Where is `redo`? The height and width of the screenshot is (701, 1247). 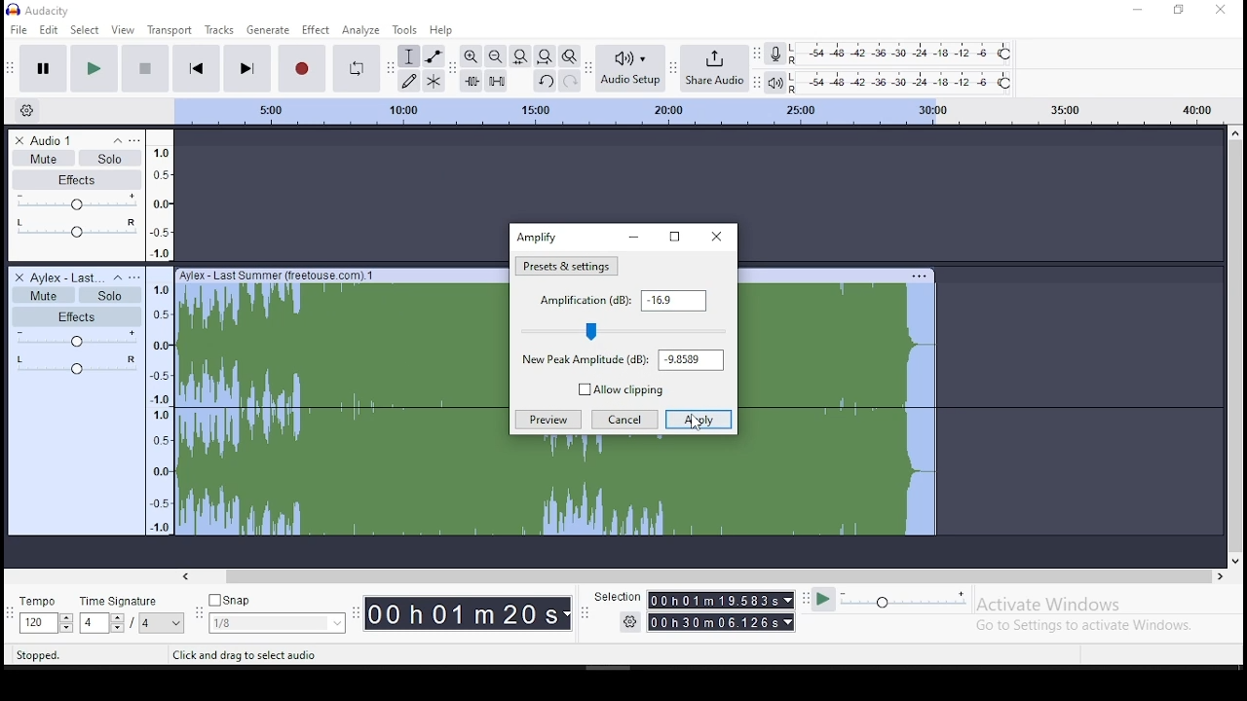
redo is located at coordinates (569, 81).